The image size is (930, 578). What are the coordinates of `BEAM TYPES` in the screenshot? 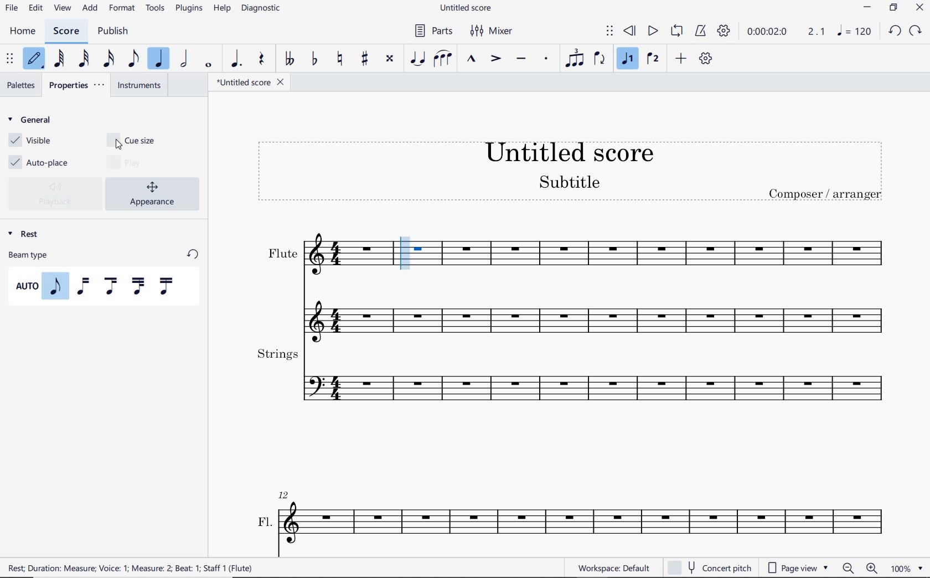 It's located at (99, 286).